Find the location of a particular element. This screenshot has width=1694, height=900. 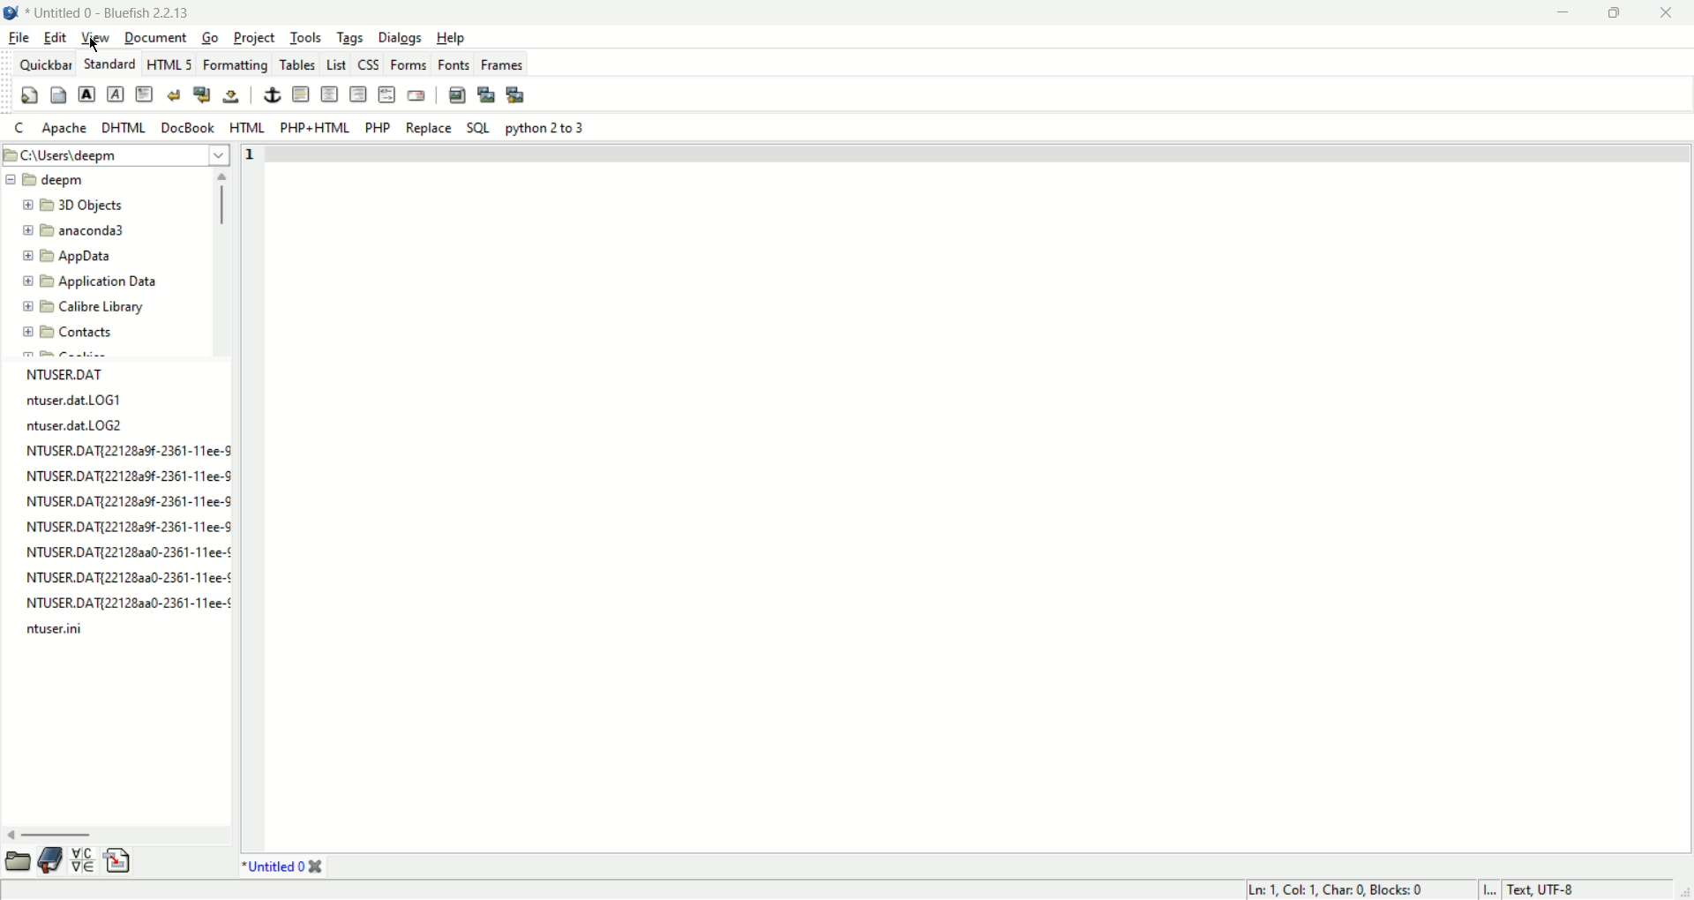

HTML comment is located at coordinates (386, 94).